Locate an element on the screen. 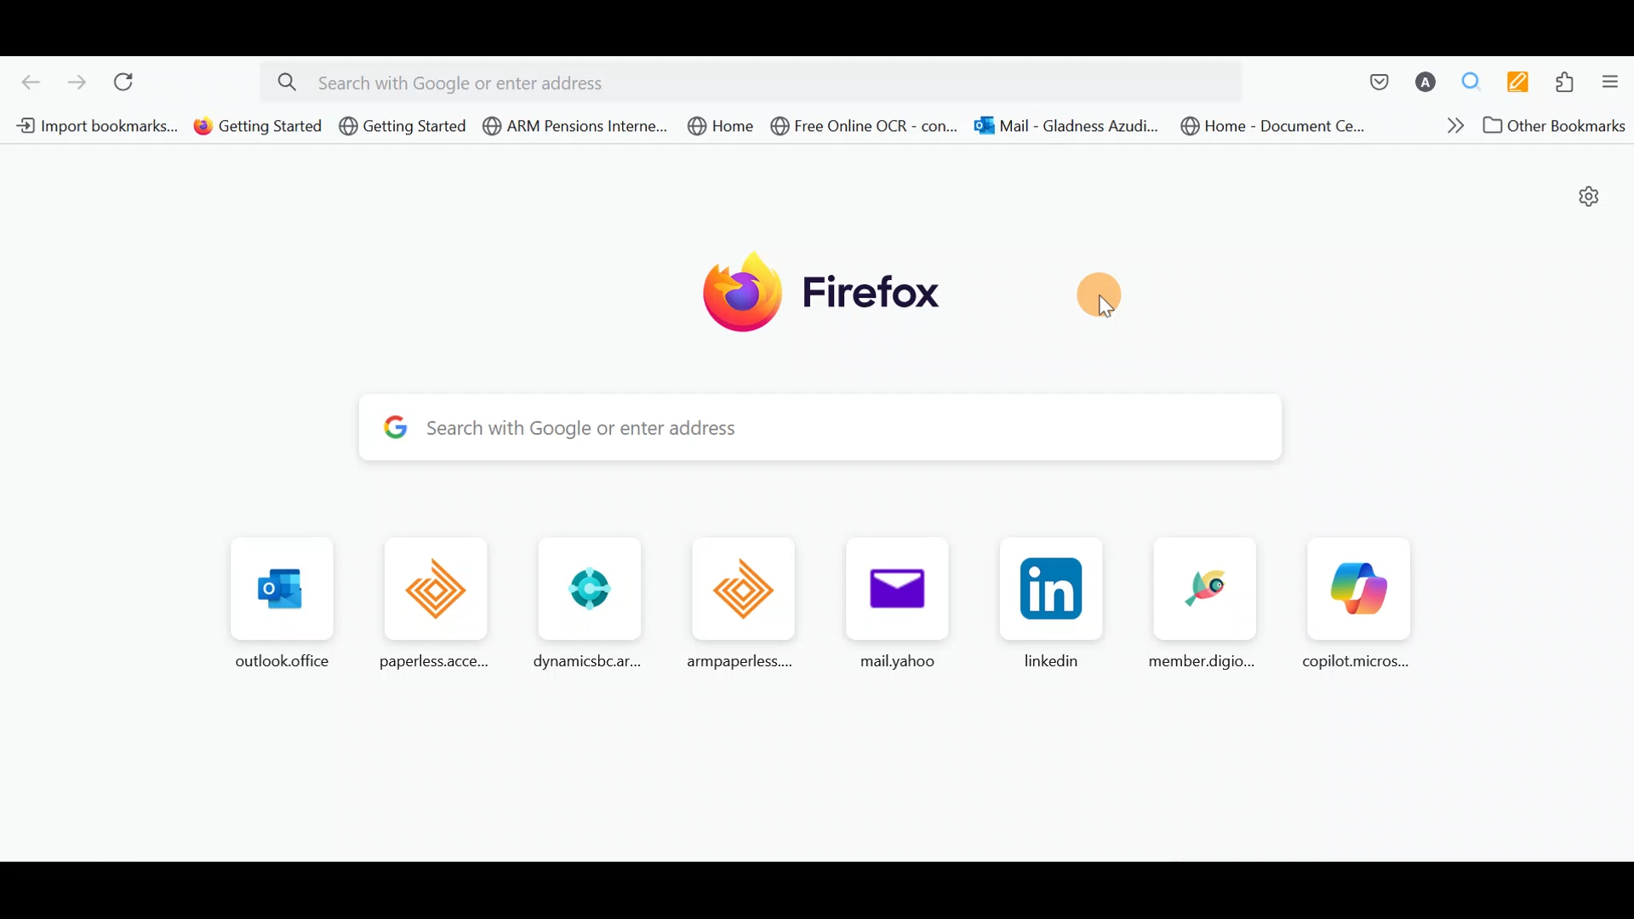  Save to pocket is located at coordinates (1377, 73).